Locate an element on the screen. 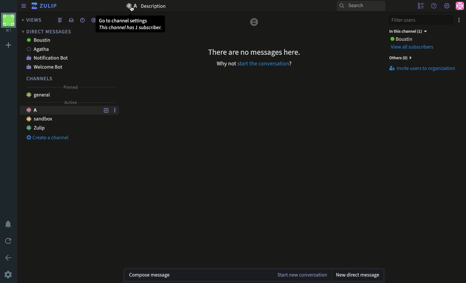 The height and width of the screenshot is (283, 466). Back is located at coordinates (9, 257).